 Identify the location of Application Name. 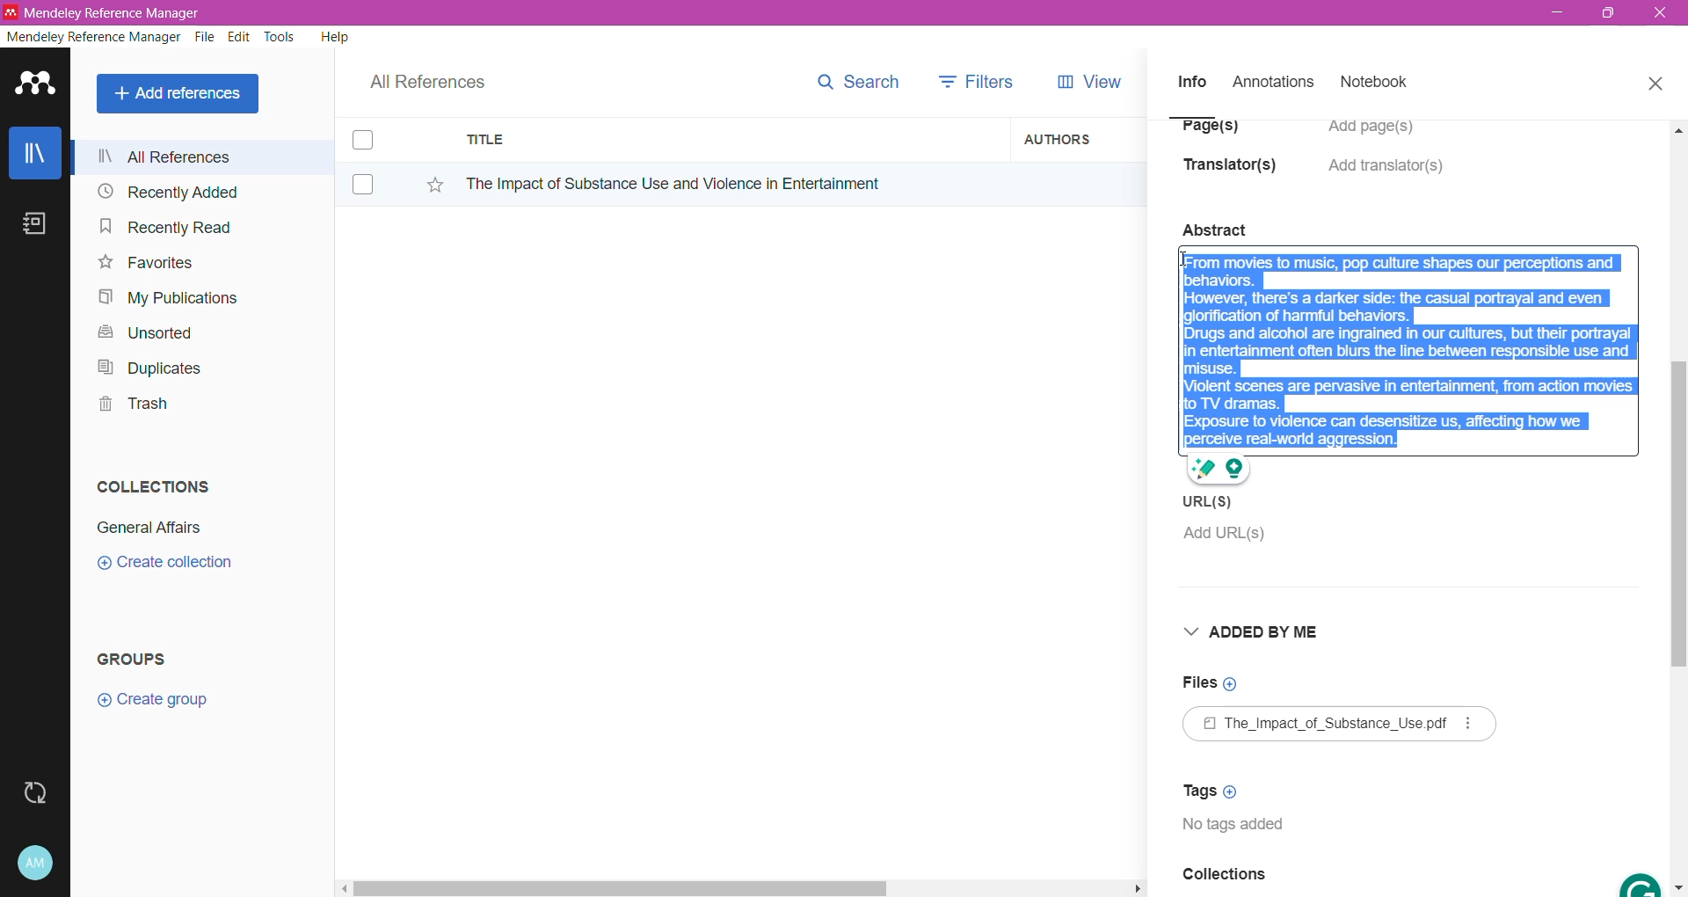
(105, 12).